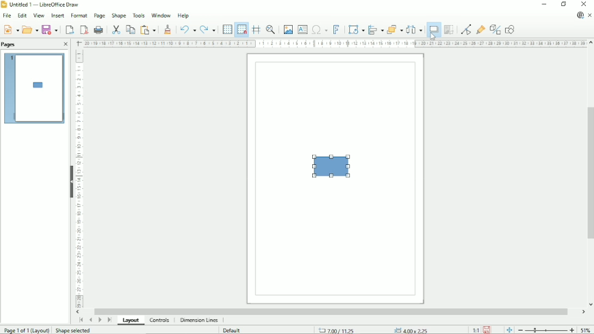 Image resolution: width=594 pixels, height=334 pixels. What do you see at coordinates (58, 15) in the screenshot?
I see `Insert` at bounding box center [58, 15].